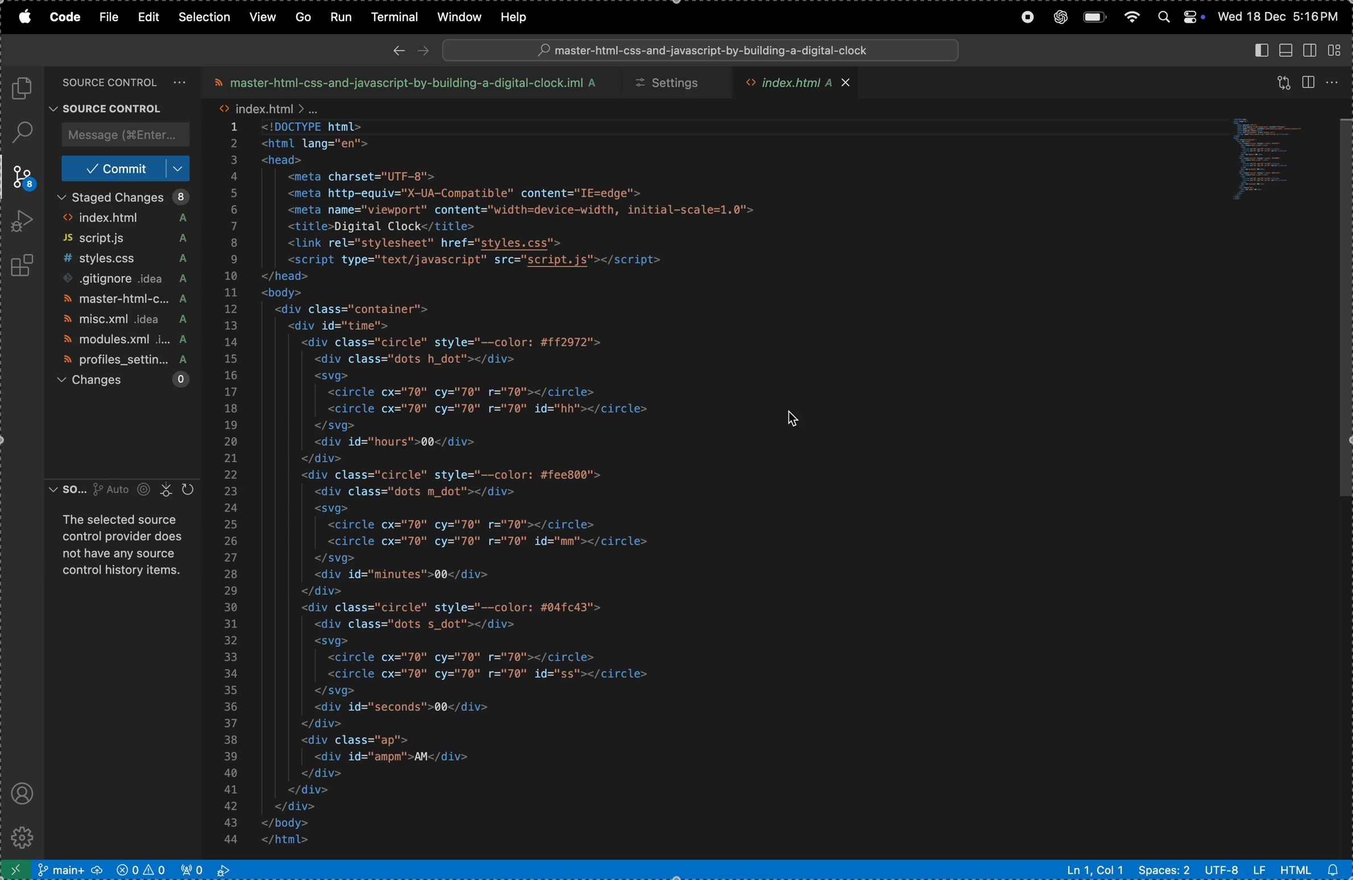 This screenshot has width=1353, height=880. What do you see at coordinates (331, 376) in the screenshot?
I see `<svg>` at bounding box center [331, 376].